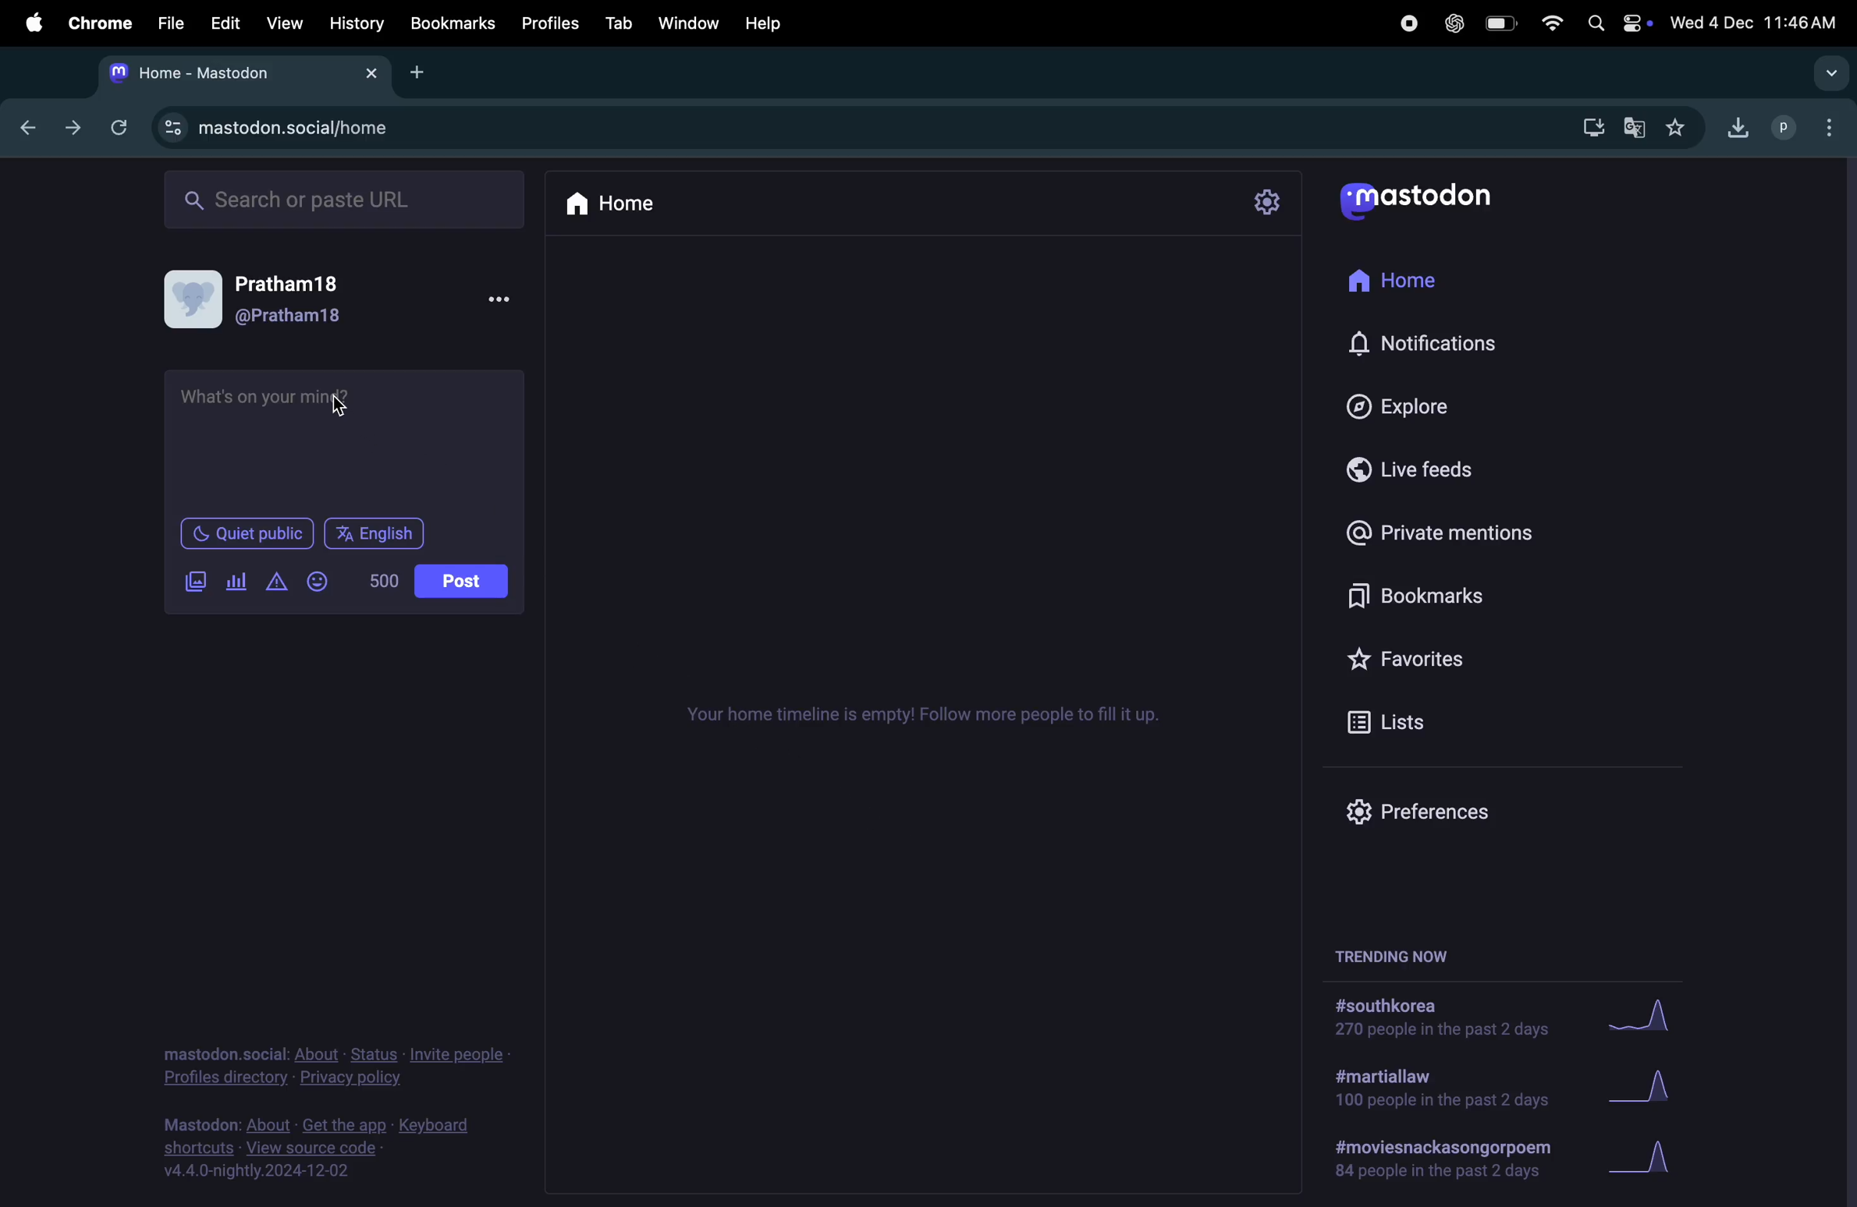 The width and height of the screenshot is (1857, 1207). What do you see at coordinates (330, 1147) in the screenshot?
I see `source code` at bounding box center [330, 1147].